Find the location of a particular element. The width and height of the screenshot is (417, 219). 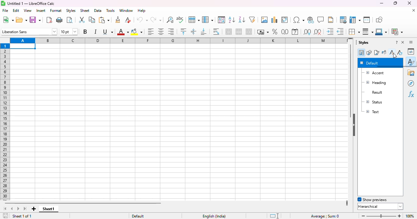

zoom in is located at coordinates (399, 216).